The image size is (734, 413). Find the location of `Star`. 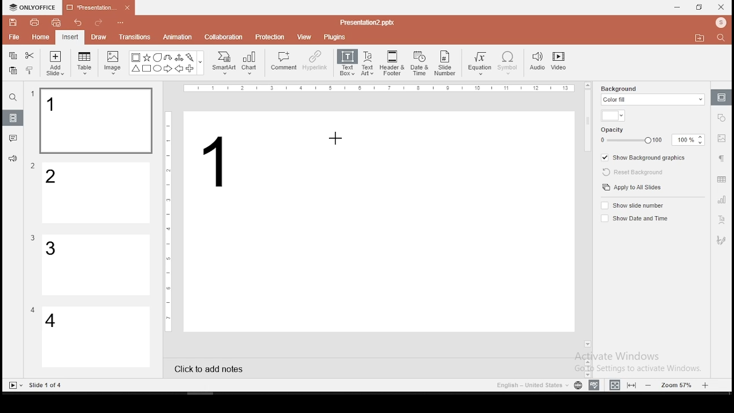

Star is located at coordinates (146, 57).